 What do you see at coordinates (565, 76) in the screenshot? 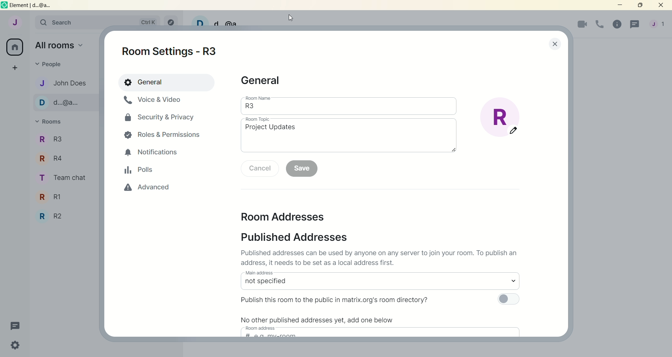
I see `scroll up` at bounding box center [565, 76].